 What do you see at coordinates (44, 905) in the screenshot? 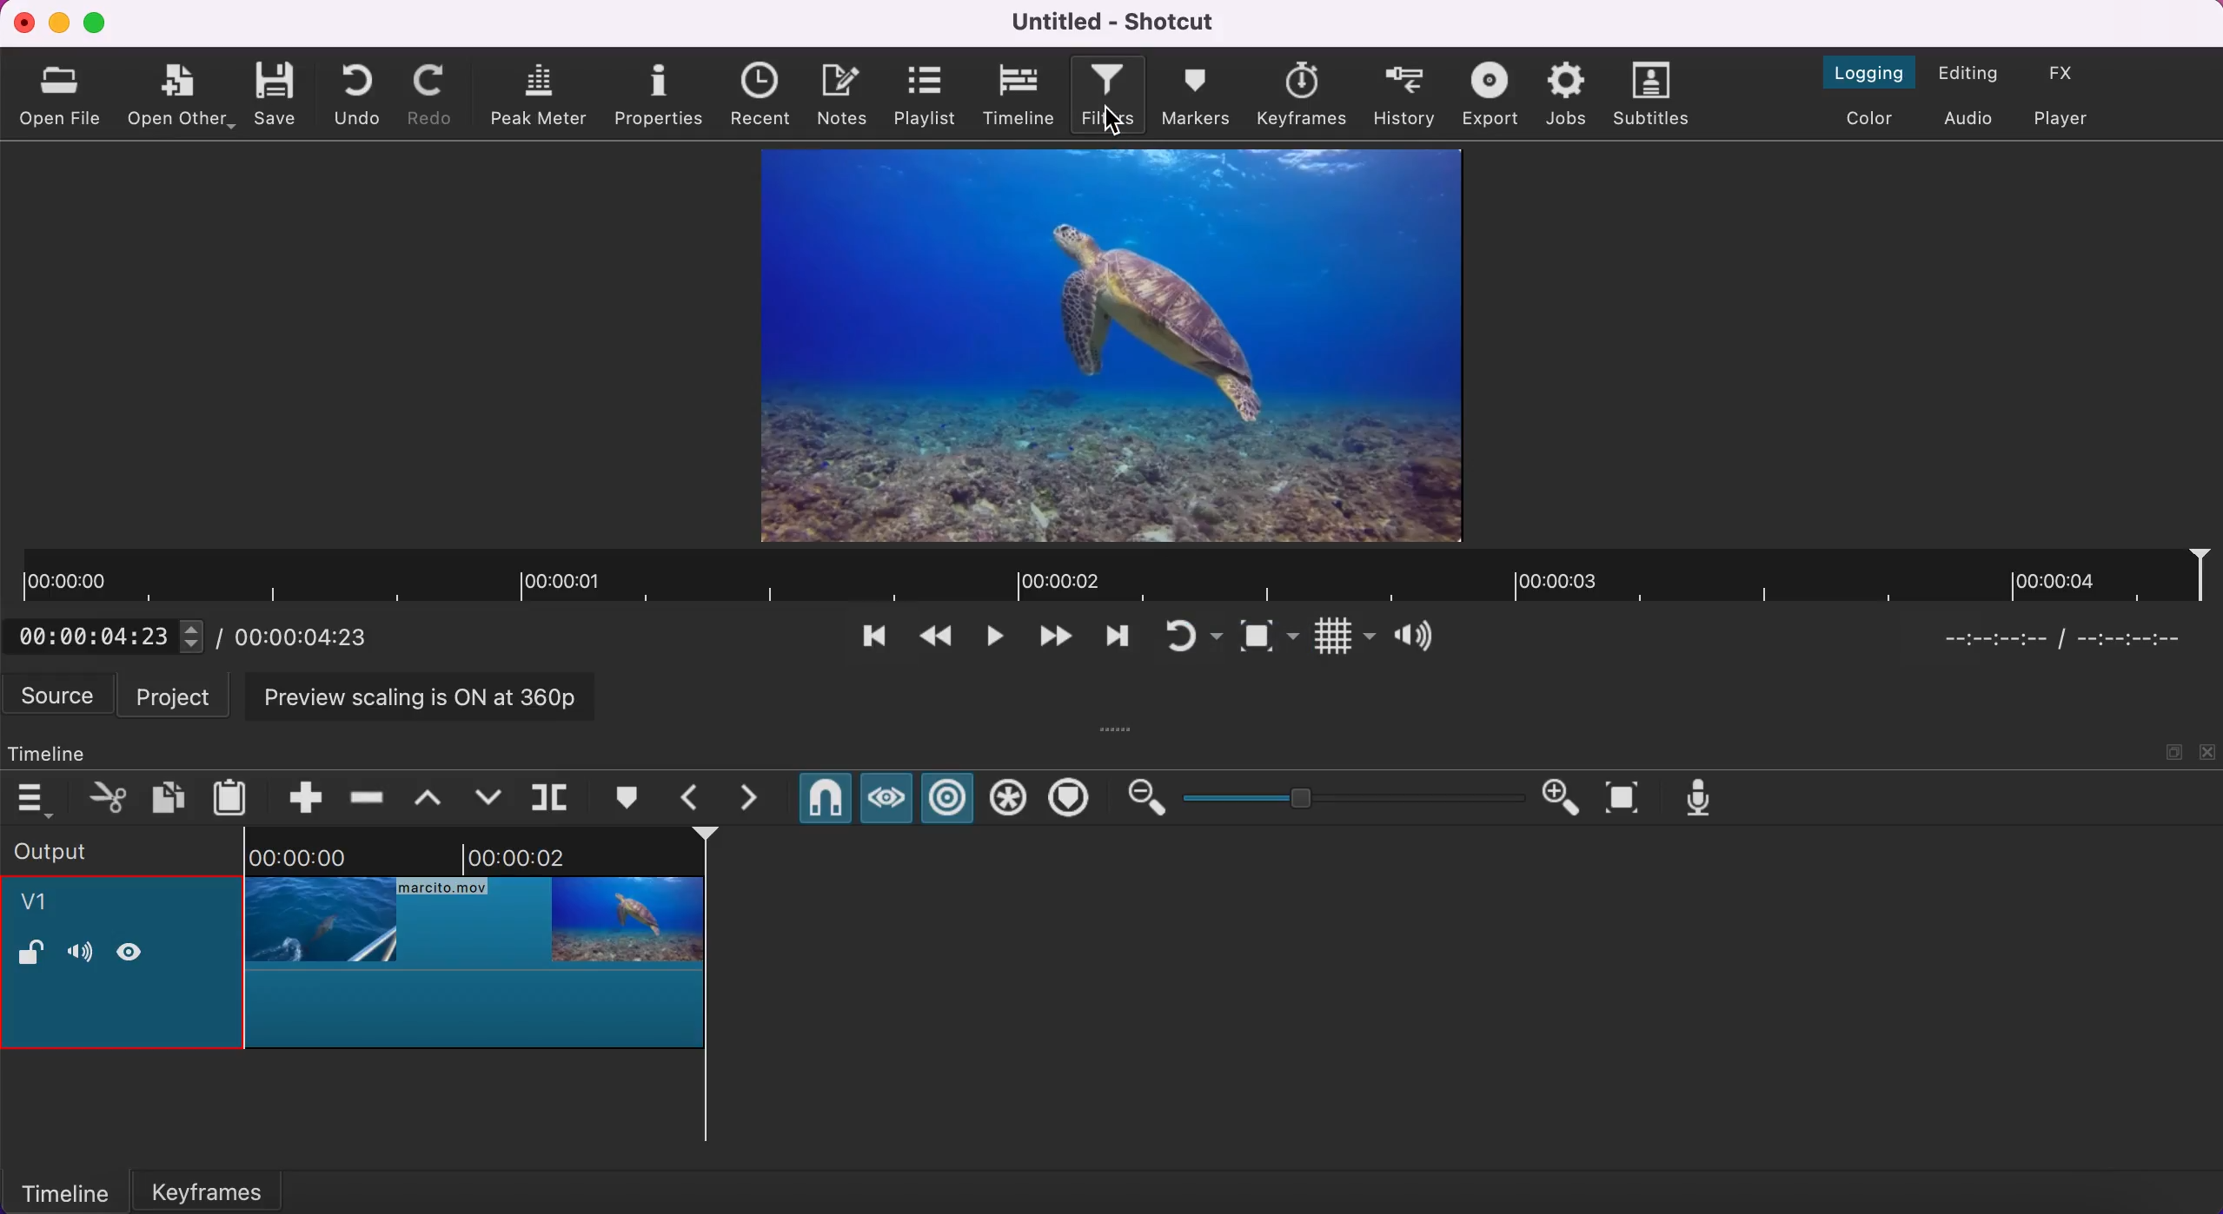
I see `v1` at bounding box center [44, 905].